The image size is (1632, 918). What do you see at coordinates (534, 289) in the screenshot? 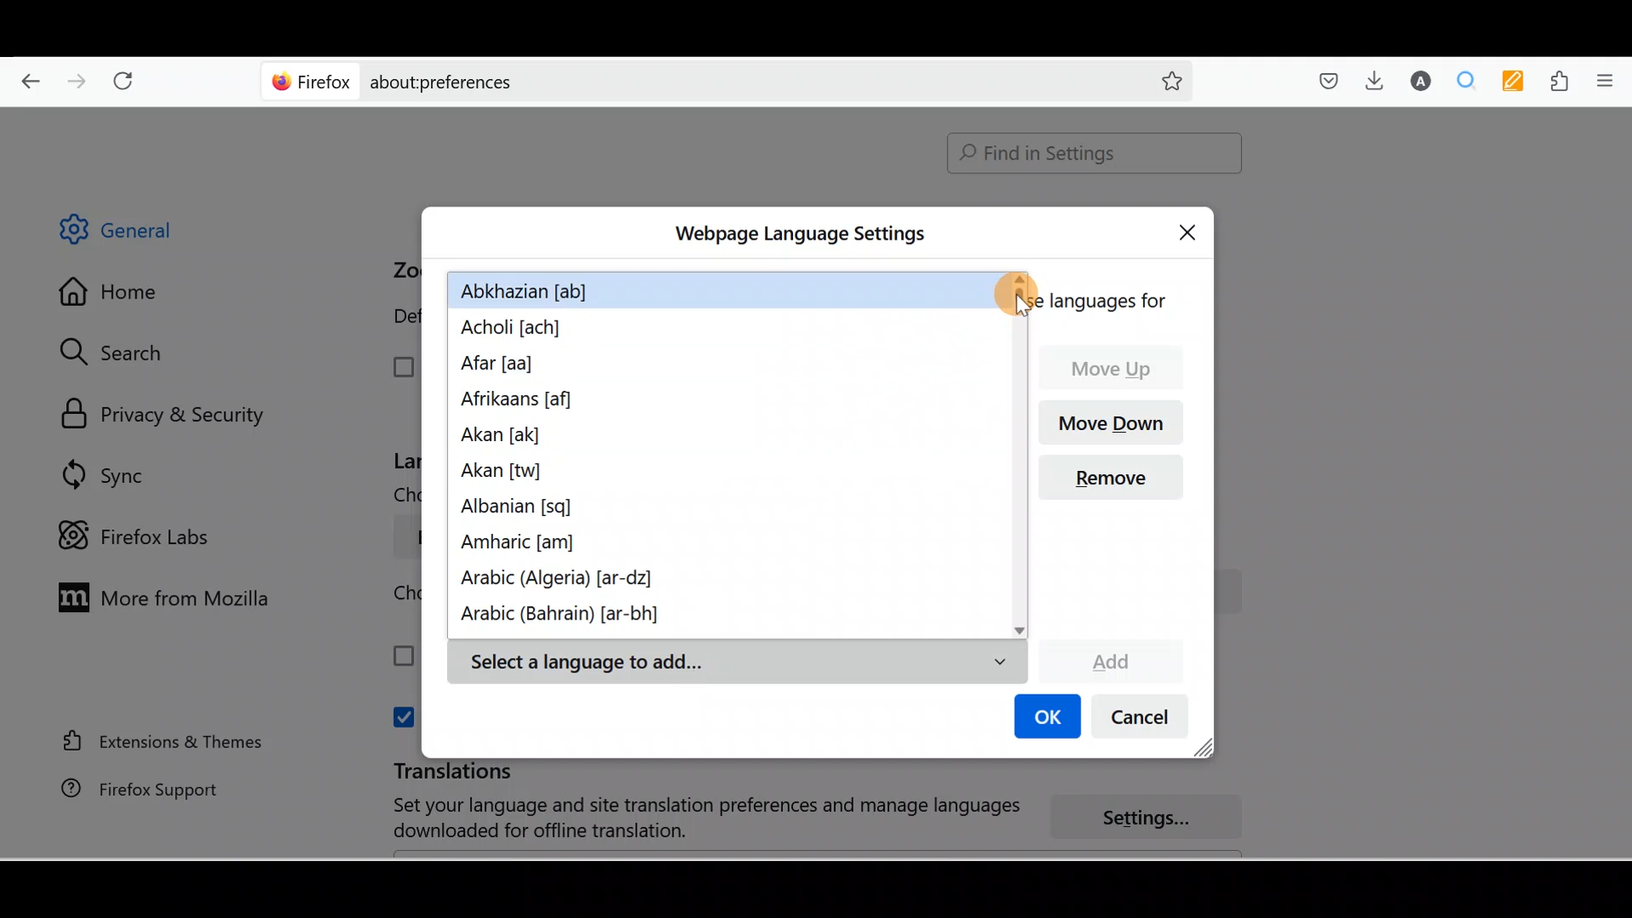
I see `Abkhazian [ab]` at bounding box center [534, 289].